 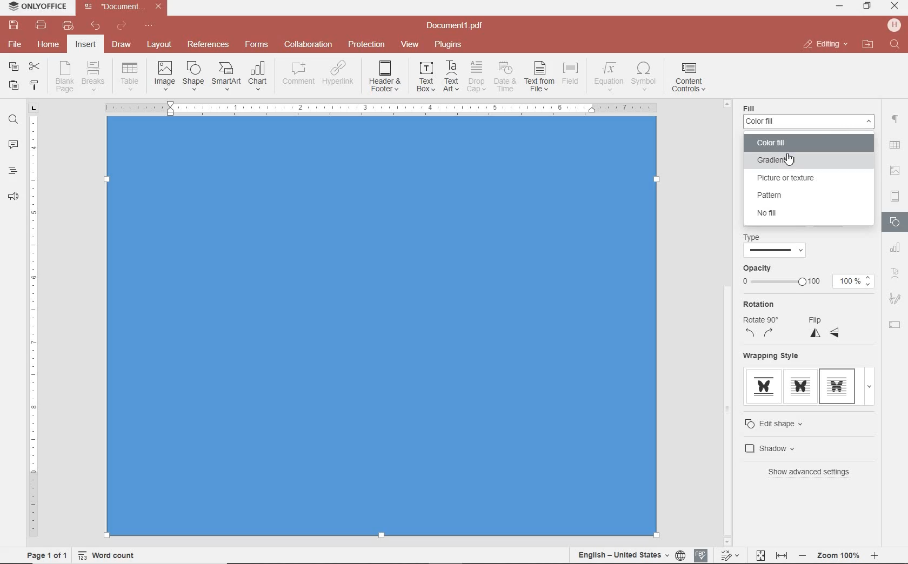 I want to click on INSERT CHAT, so click(x=258, y=77).